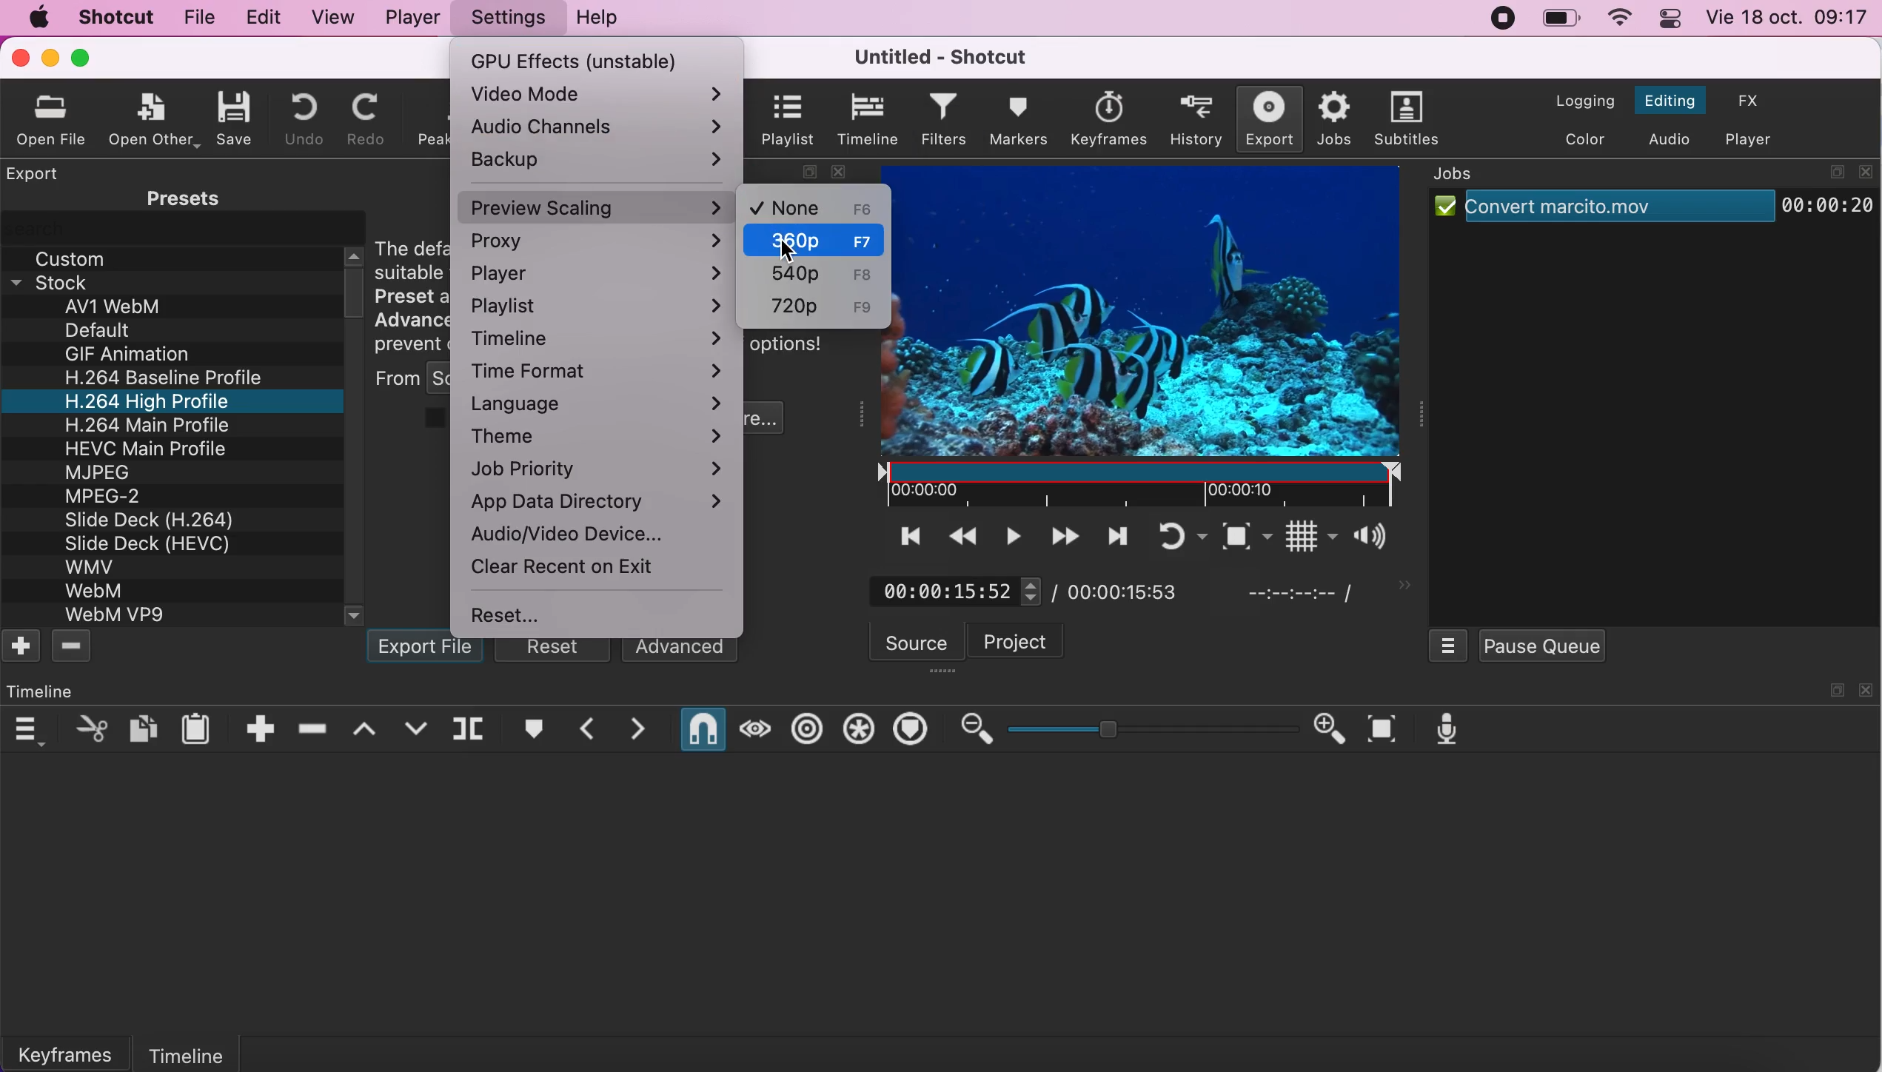  Describe the element at coordinates (1835, 171) in the screenshot. I see `maximize` at that location.